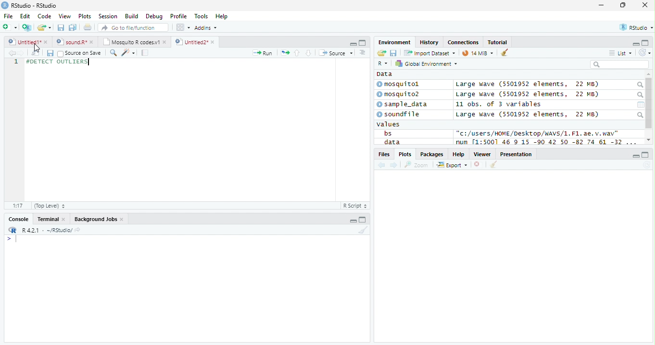 This screenshot has width=655, height=345. I want to click on Session, so click(108, 16).